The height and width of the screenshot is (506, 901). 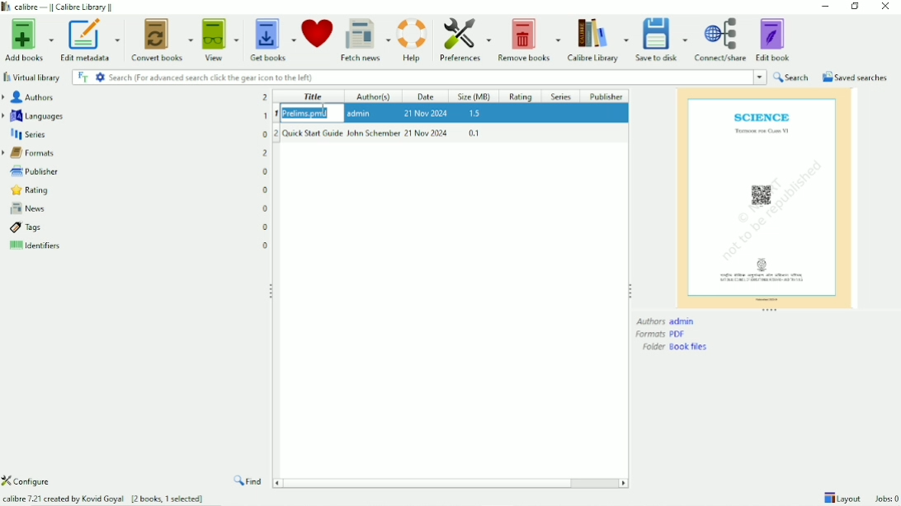 I want to click on Publisher, so click(x=31, y=170).